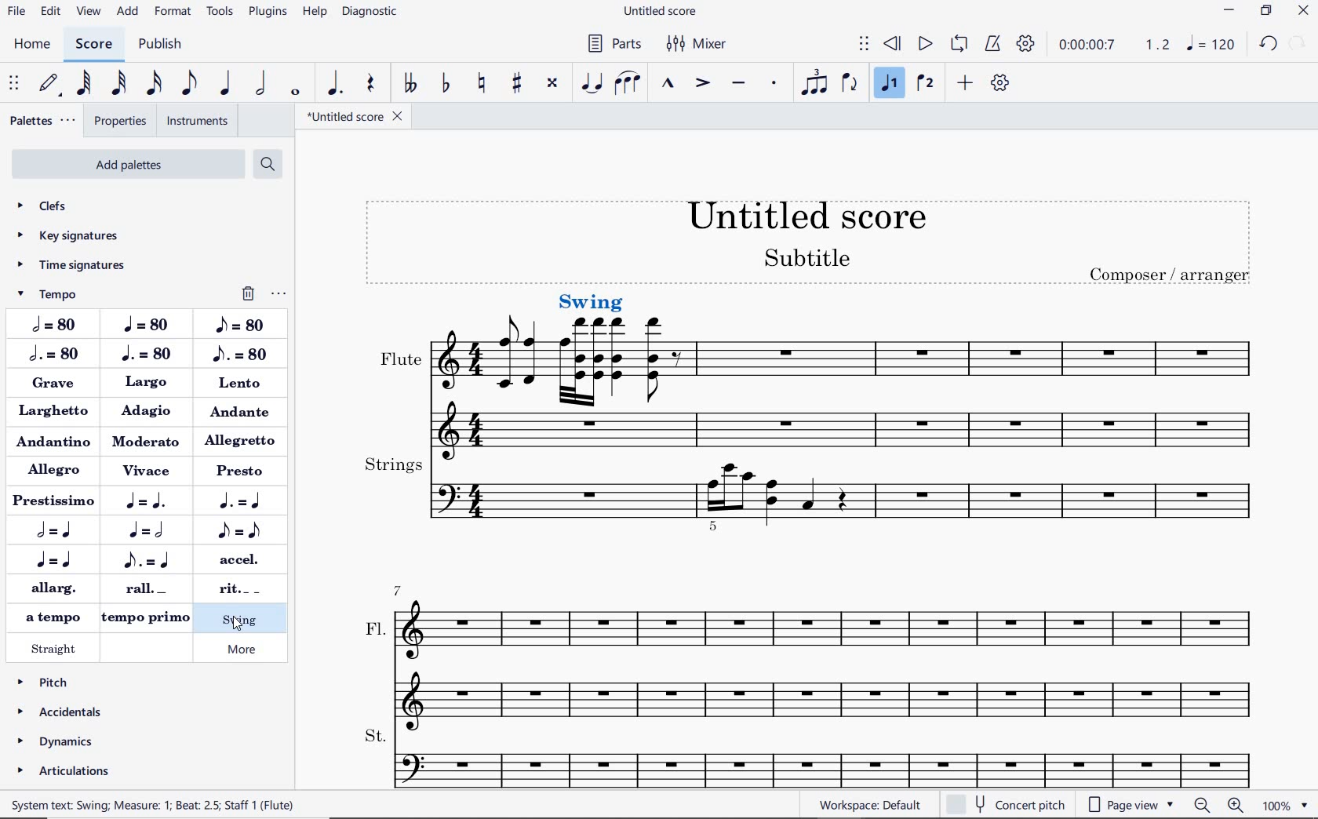  What do you see at coordinates (923, 82) in the screenshot?
I see `VOICE 2` at bounding box center [923, 82].